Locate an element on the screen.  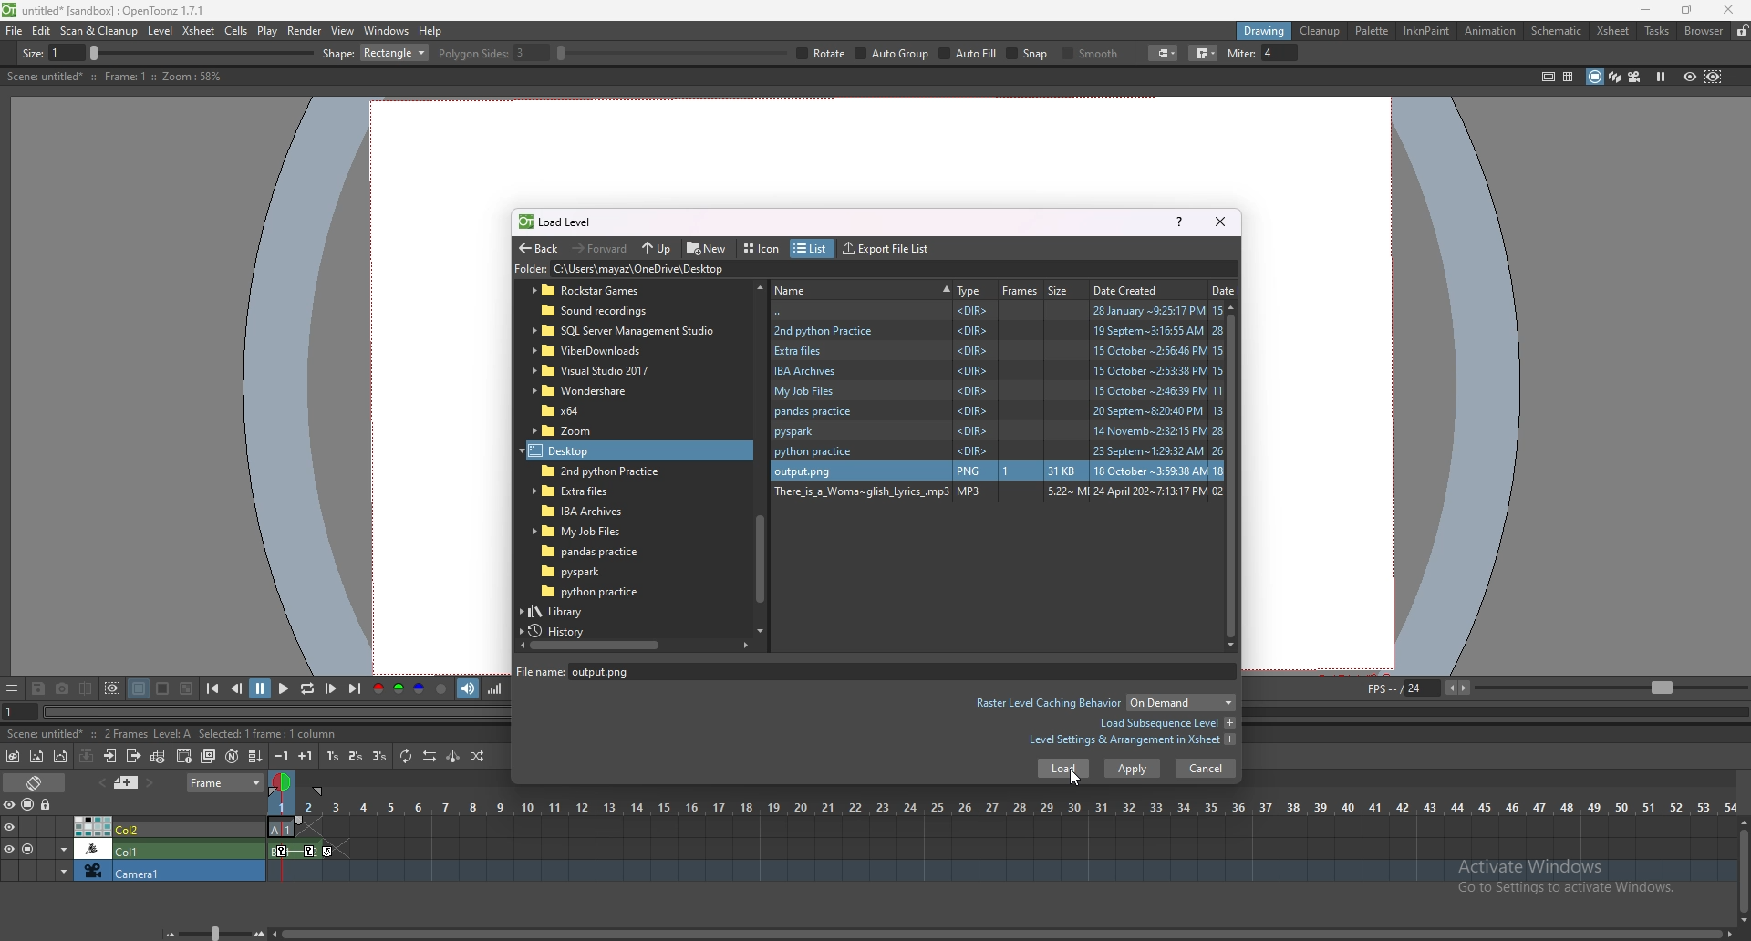
scroll bar is located at coordinates (1744, 870).